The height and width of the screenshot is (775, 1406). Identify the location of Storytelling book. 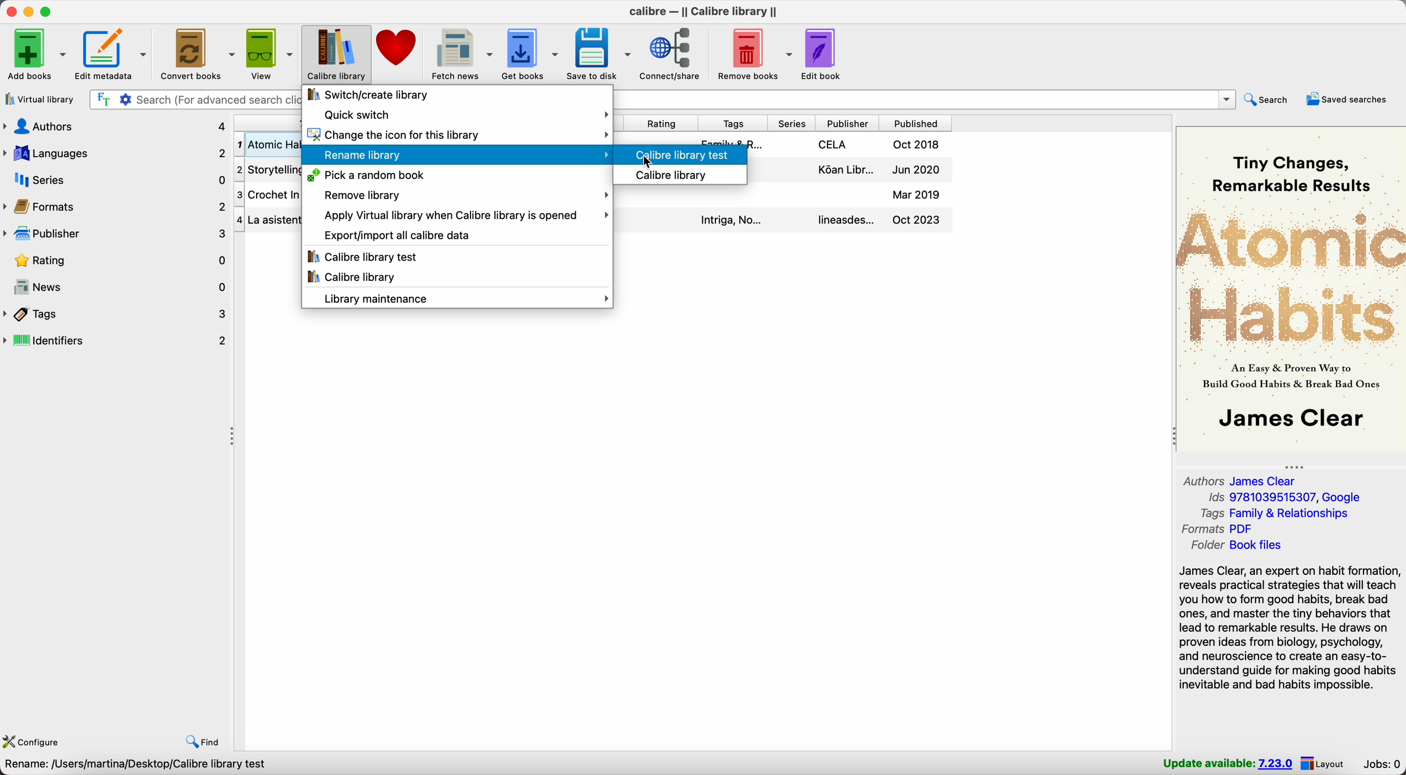
(268, 170).